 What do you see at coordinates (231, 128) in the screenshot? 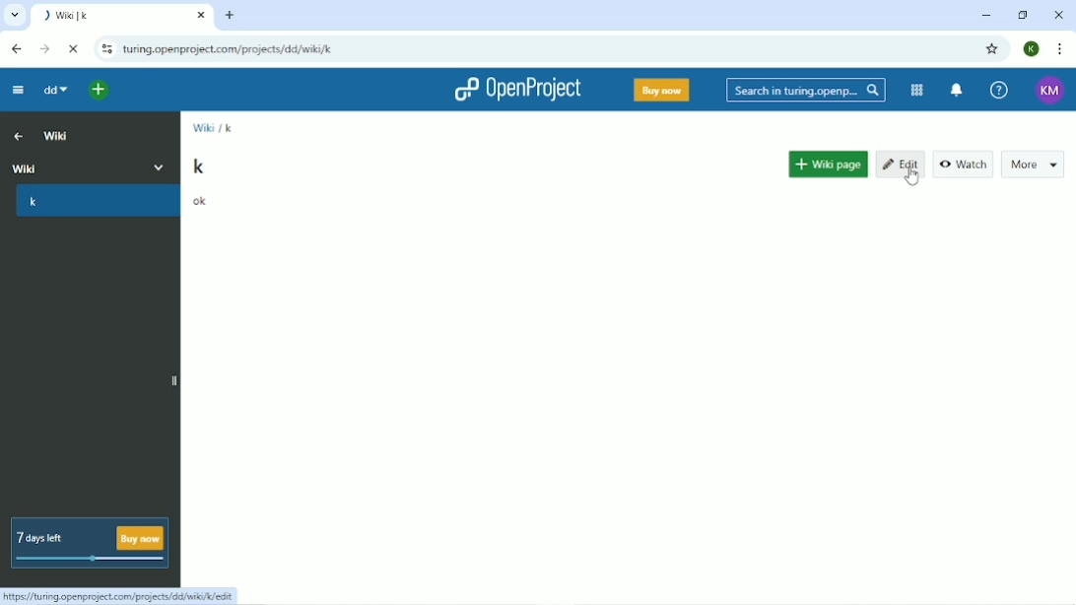
I see `k` at bounding box center [231, 128].